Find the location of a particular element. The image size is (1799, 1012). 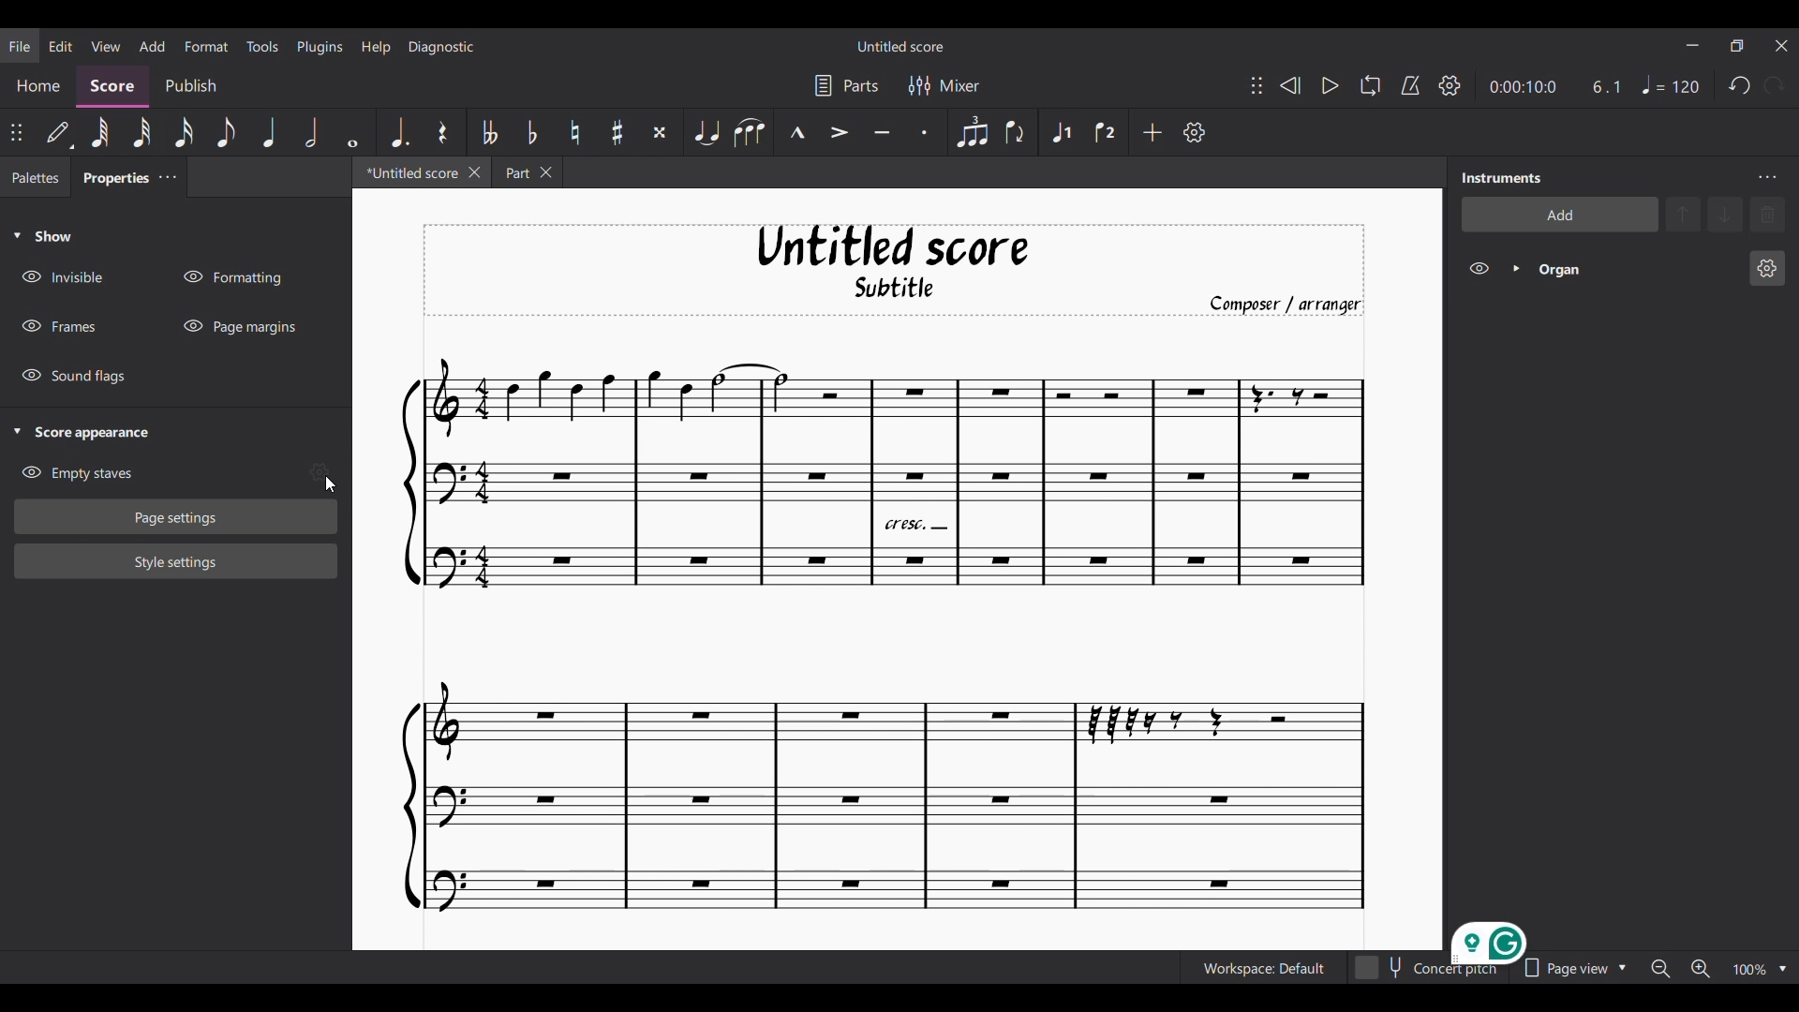

Toggle sharp is located at coordinates (617, 133).